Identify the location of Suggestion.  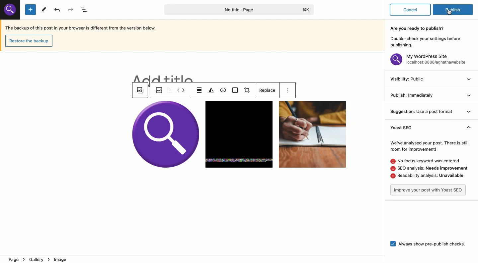
(422, 111).